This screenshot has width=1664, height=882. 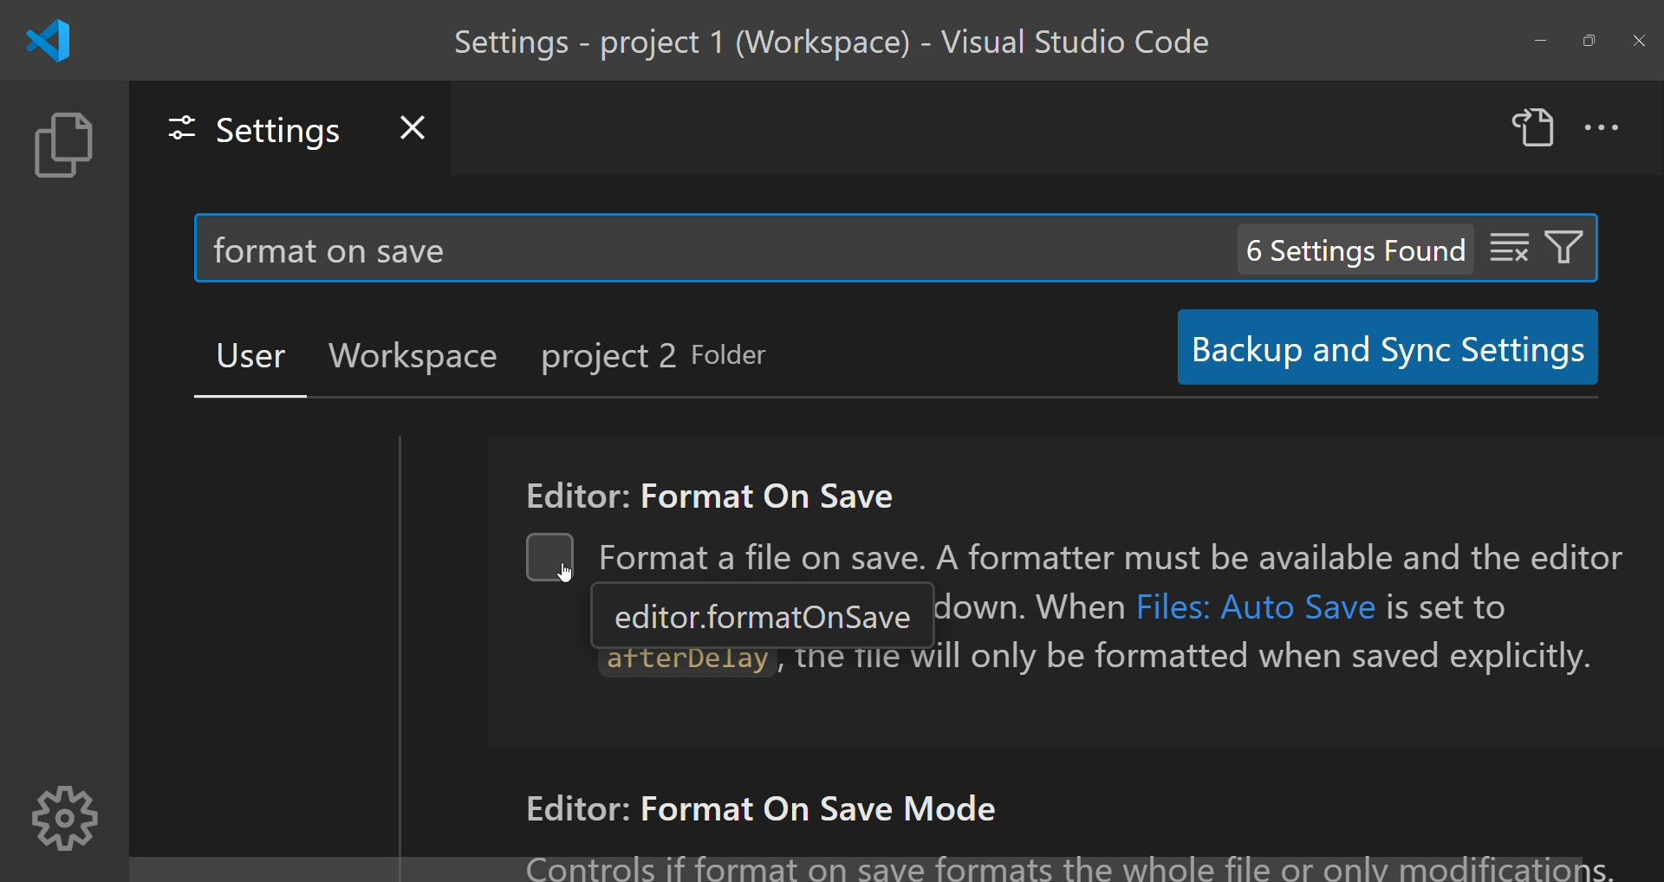 What do you see at coordinates (62, 147) in the screenshot?
I see `explorer` at bounding box center [62, 147].